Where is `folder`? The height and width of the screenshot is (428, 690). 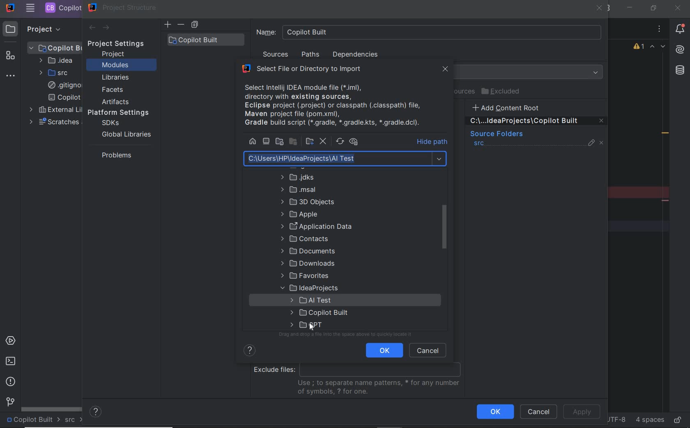 folder is located at coordinates (317, 226).